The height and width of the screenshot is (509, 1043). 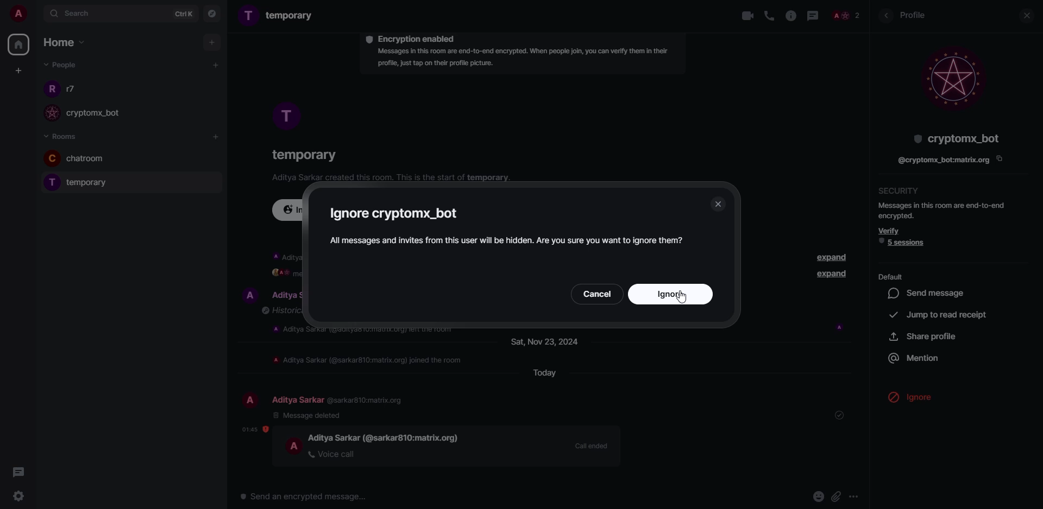 What do you see at coordinates (904, 242) in the screenshot?
I see `5 session` at bounding box center [904, 242].